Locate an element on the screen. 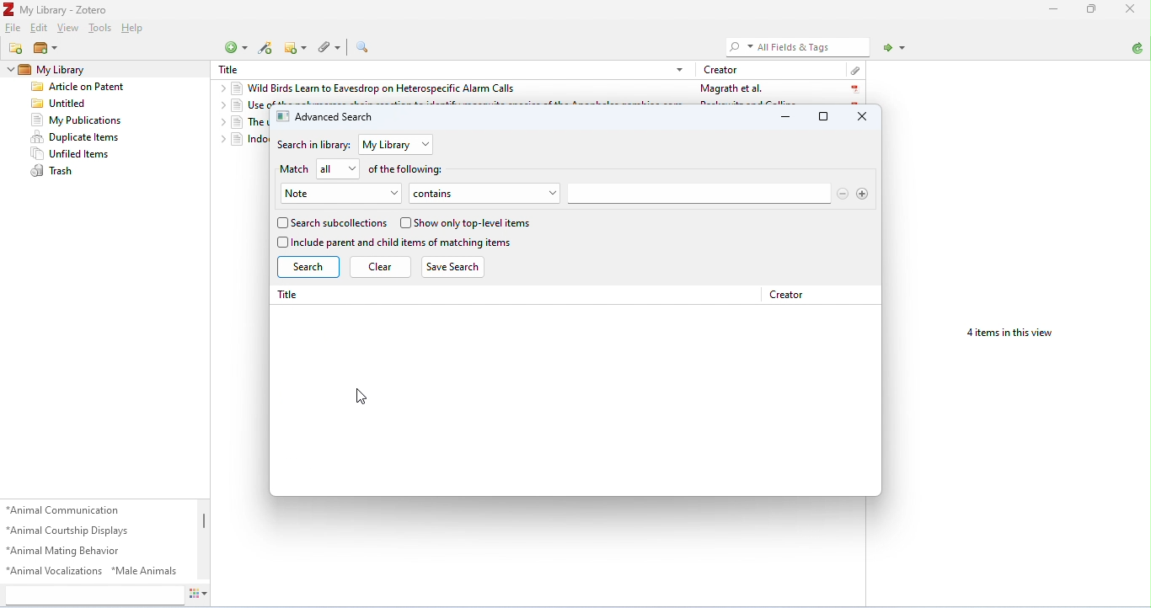 The image size is (1151, 608). all is located at coordinates (329, 168).